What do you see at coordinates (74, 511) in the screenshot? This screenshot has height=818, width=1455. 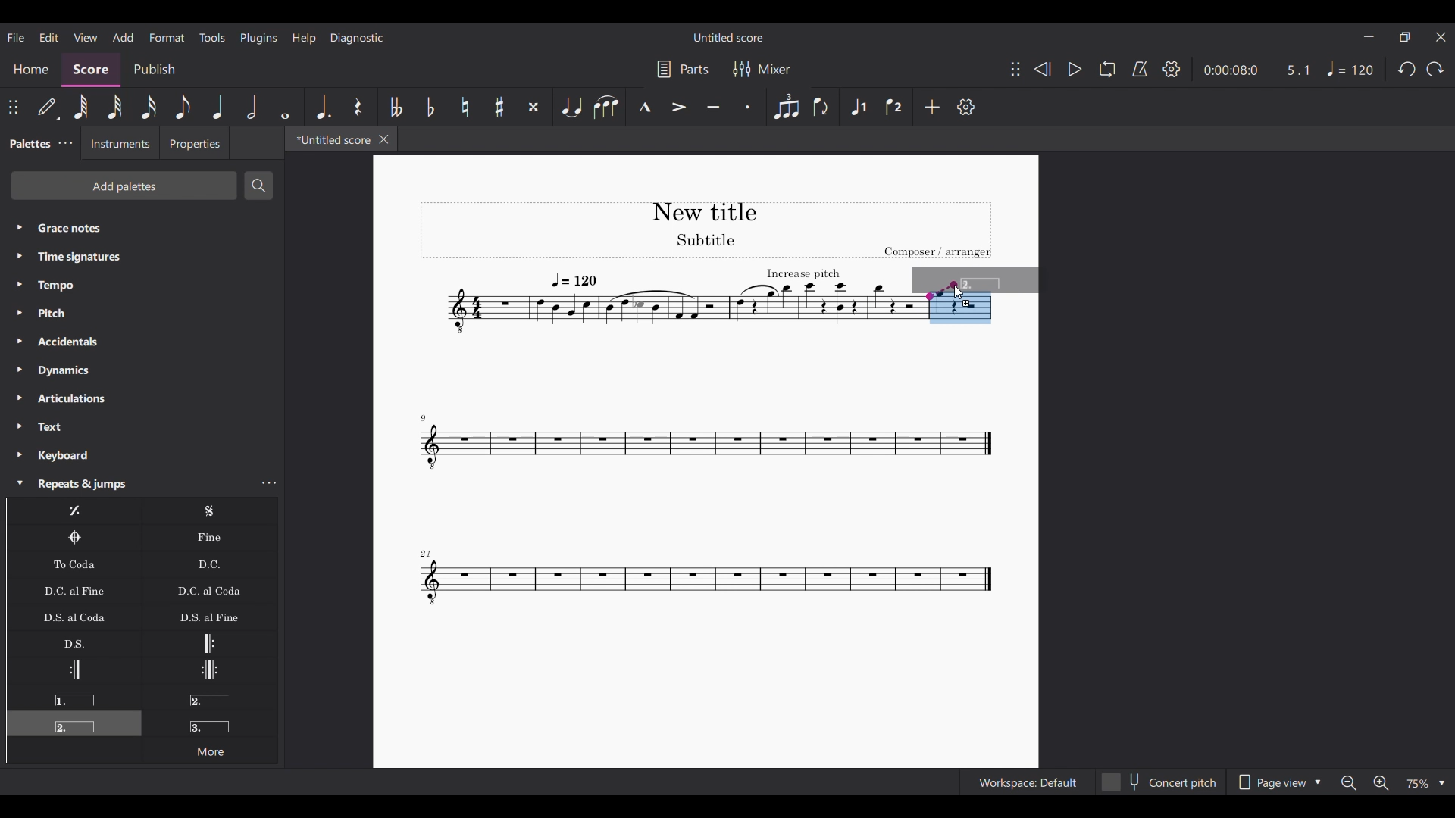 I see `Repeat last measure` at bounding box center [74, 511].